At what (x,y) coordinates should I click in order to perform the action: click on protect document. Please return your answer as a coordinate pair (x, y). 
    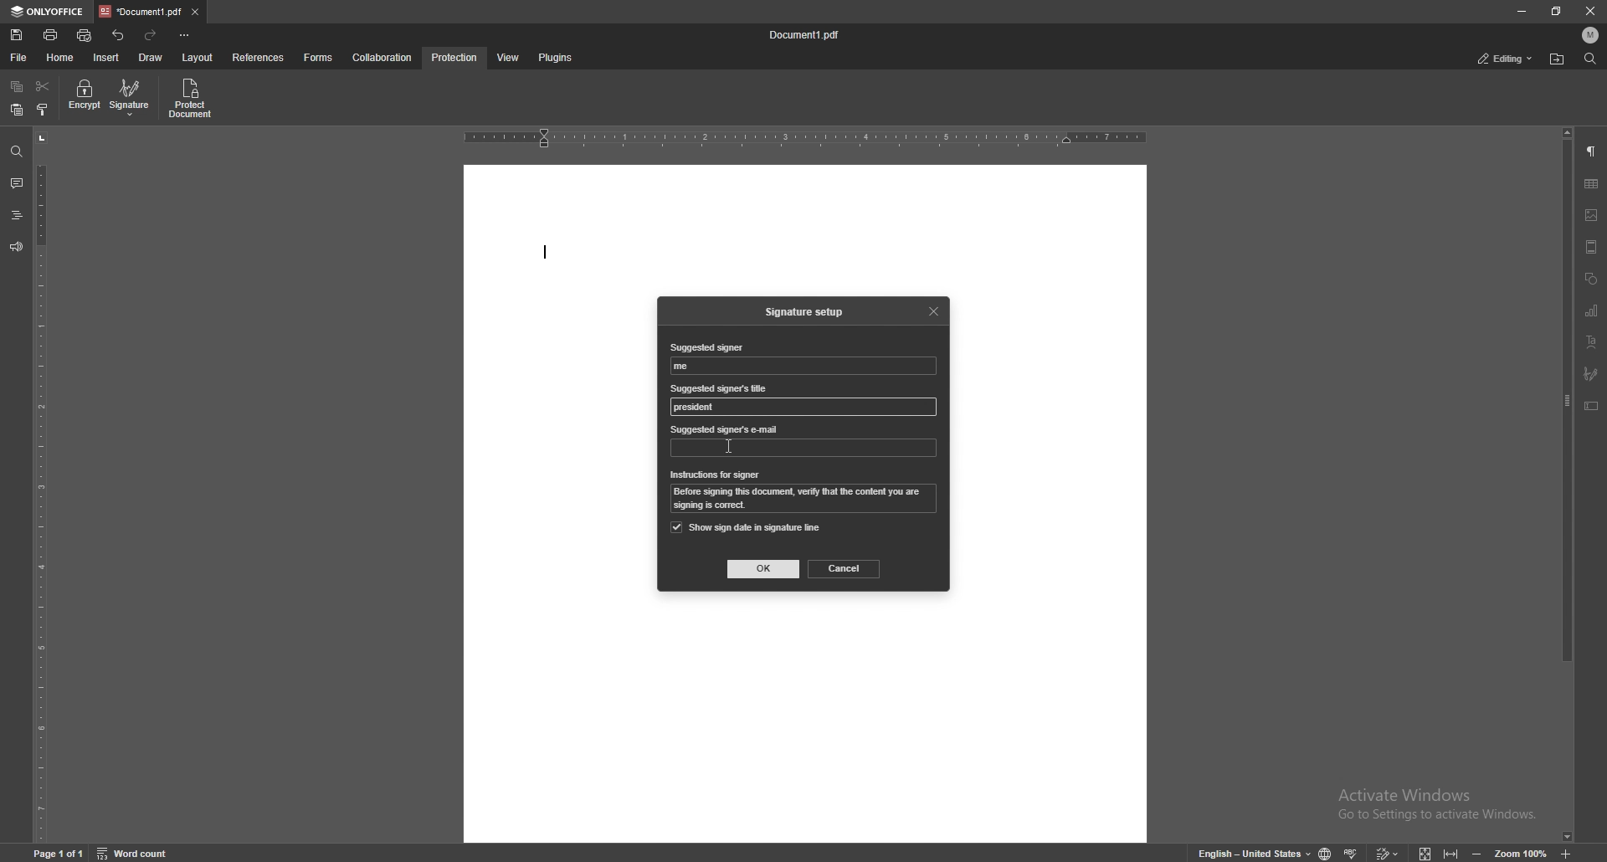
    Looking at the image, I should click on (193, 98).